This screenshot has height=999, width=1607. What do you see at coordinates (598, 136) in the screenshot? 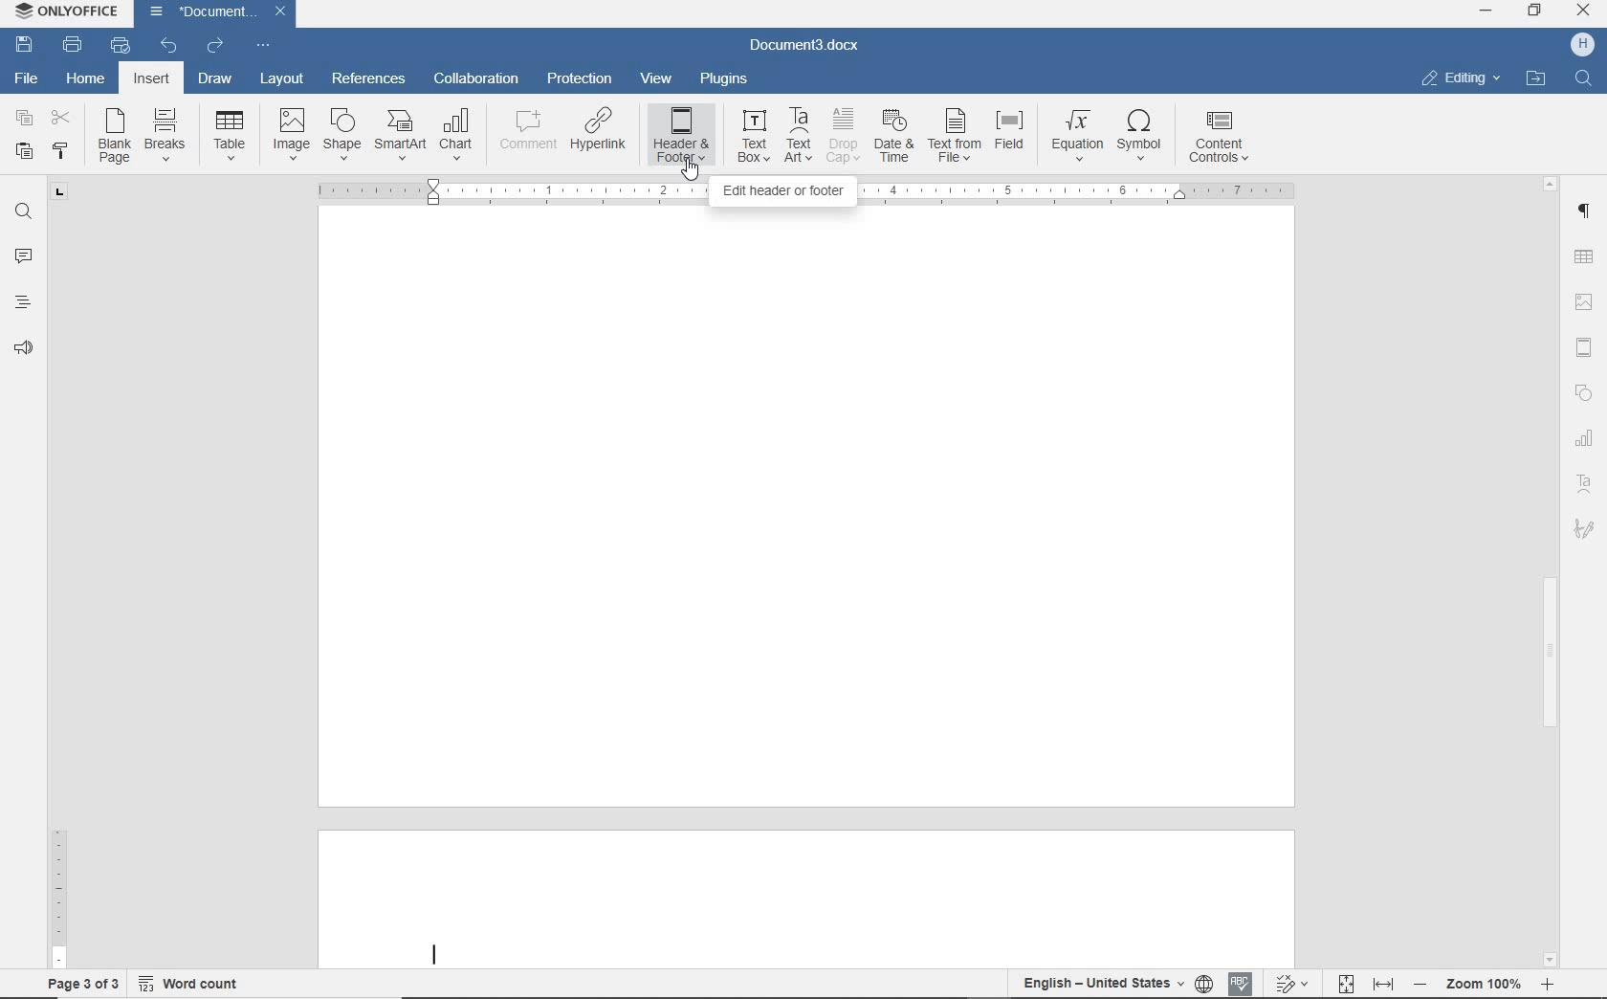
I see `HYPERLINK` at bounding box center [598, 136].